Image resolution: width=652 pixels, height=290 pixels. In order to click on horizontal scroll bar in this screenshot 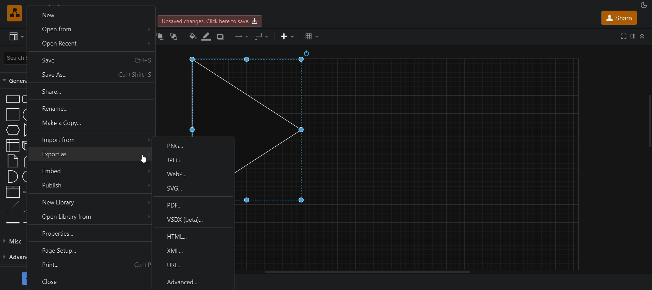, I will do `click(370, 272)`.